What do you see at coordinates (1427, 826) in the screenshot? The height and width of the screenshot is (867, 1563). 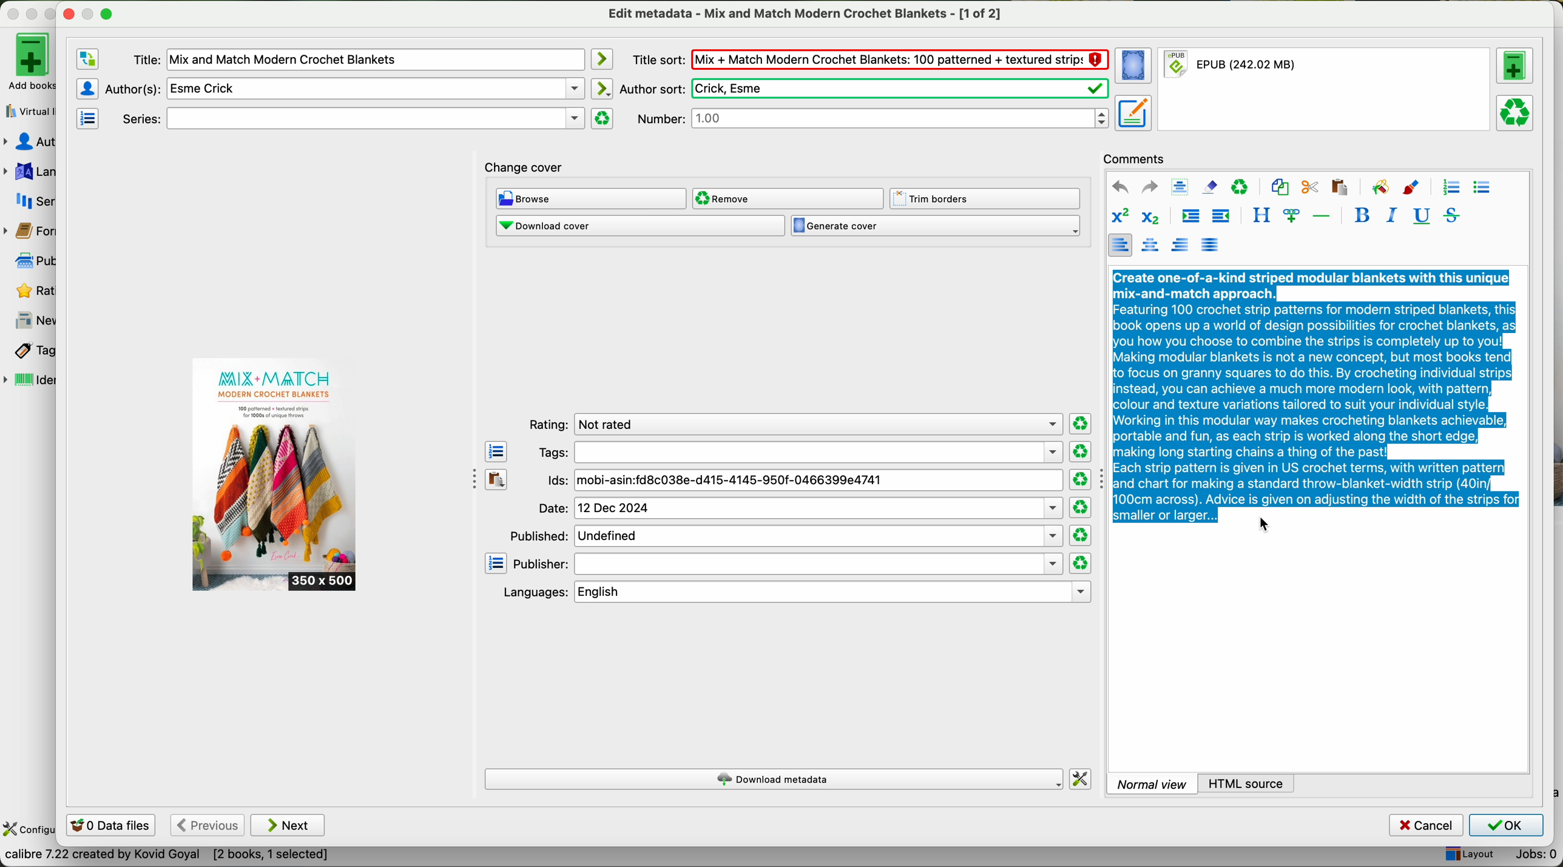 I see `cancel` at bounding box center [1427, 826].